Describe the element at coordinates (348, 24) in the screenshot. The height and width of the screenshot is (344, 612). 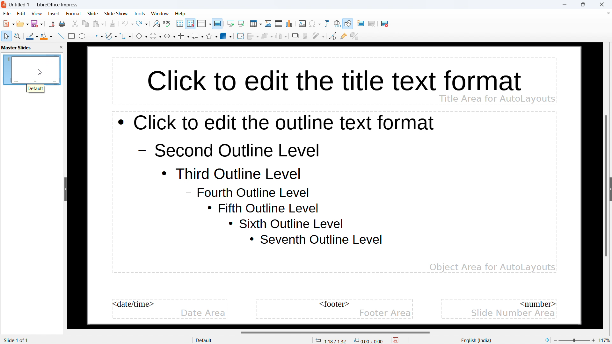
I see `show draw functions` at that location.